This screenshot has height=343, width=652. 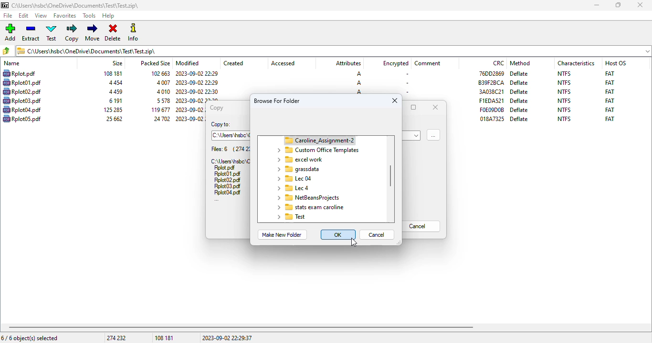 I want to click on attributes, so click(x=347, y=63).